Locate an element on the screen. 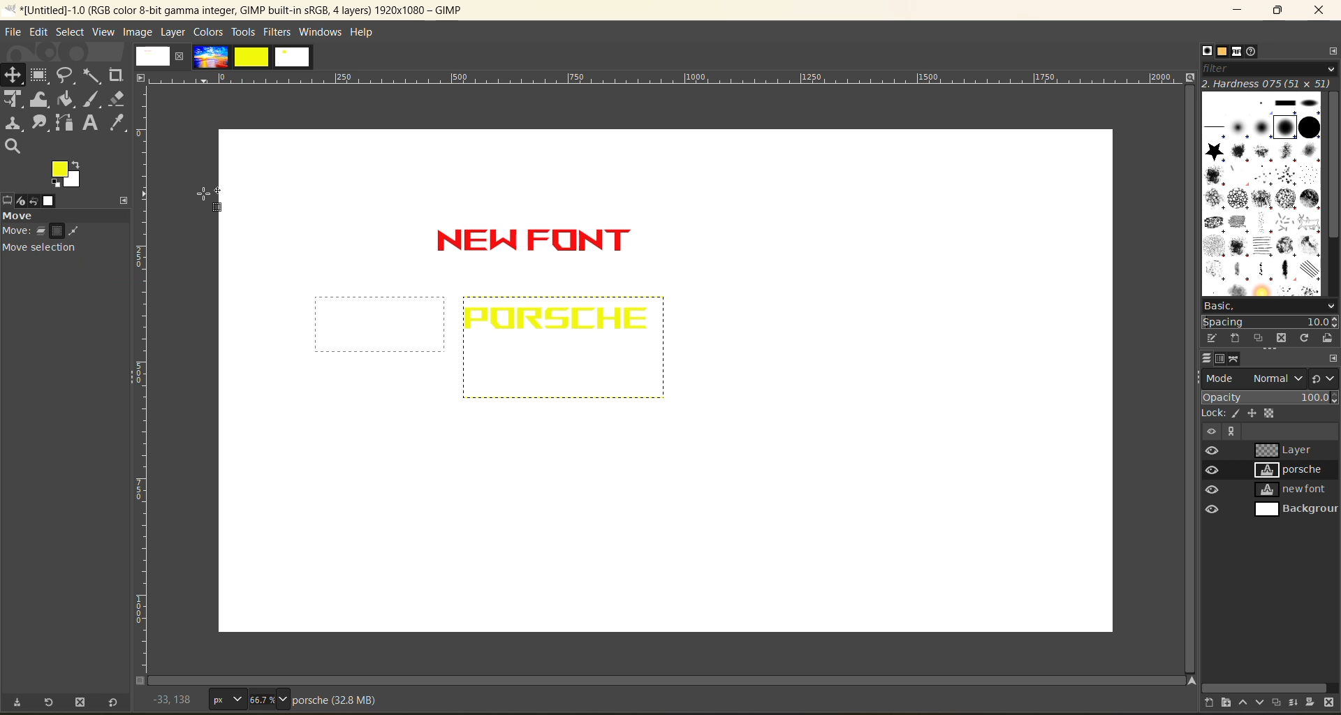  free select tool is located at coordinates (66, 76).